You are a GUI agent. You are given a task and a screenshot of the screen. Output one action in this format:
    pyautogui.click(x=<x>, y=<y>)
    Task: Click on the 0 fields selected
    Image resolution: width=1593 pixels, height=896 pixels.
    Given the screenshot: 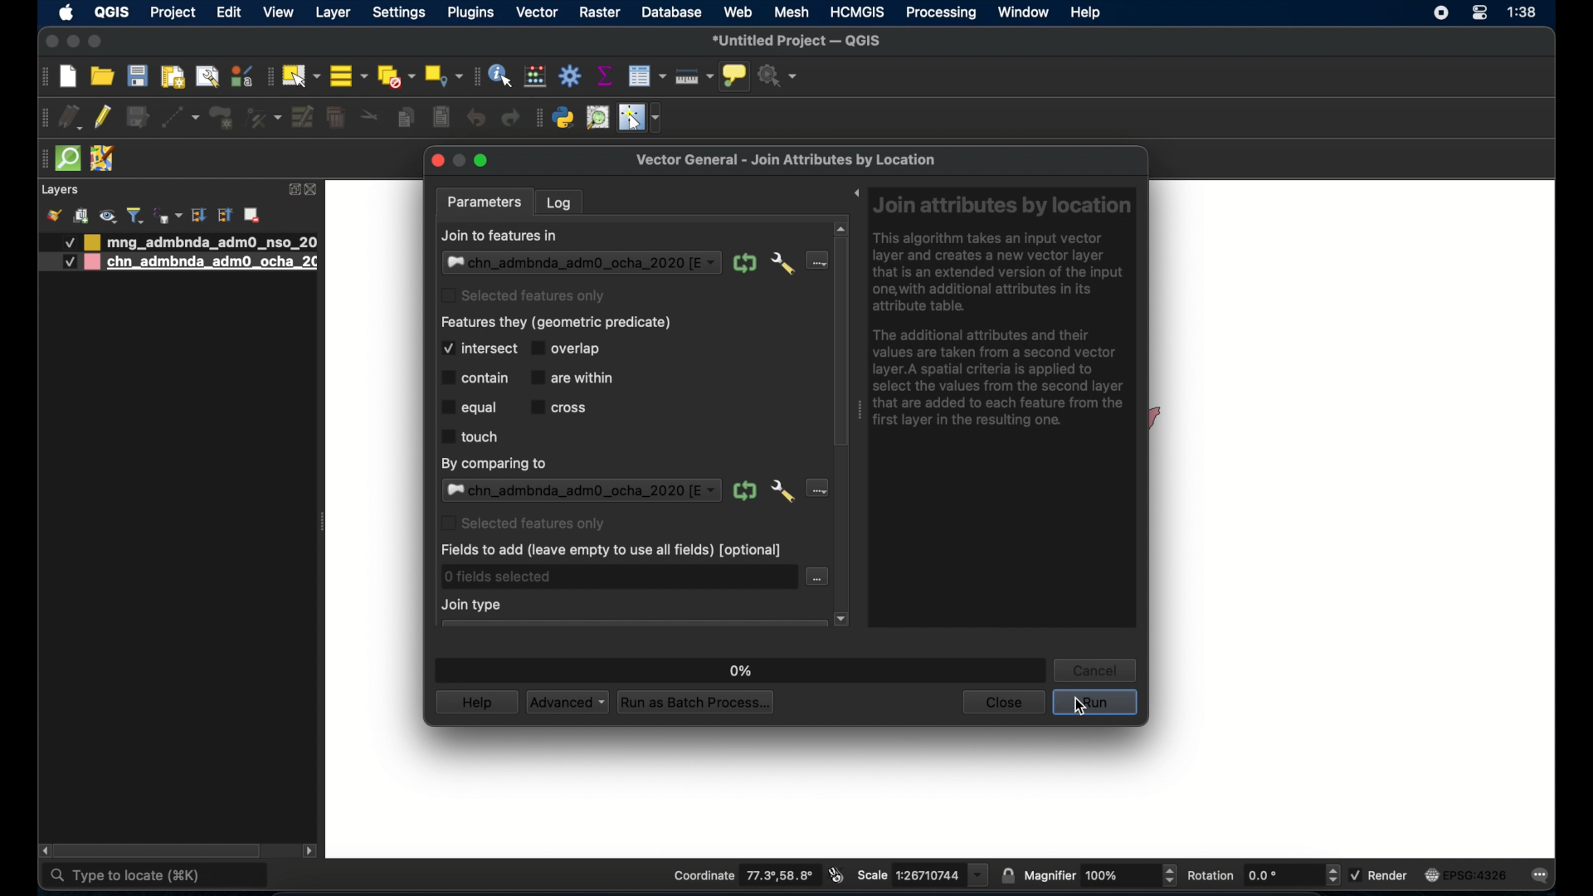 What is the action you would take?
    pyautogui.click(x=500, y=577)
    